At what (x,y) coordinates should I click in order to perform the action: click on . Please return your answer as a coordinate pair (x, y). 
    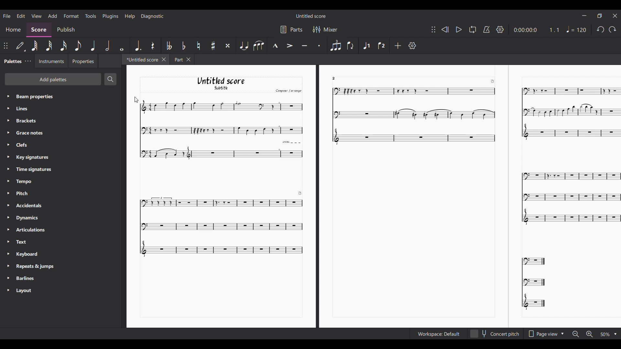
    Looking at the image, I should click on (222, 154).